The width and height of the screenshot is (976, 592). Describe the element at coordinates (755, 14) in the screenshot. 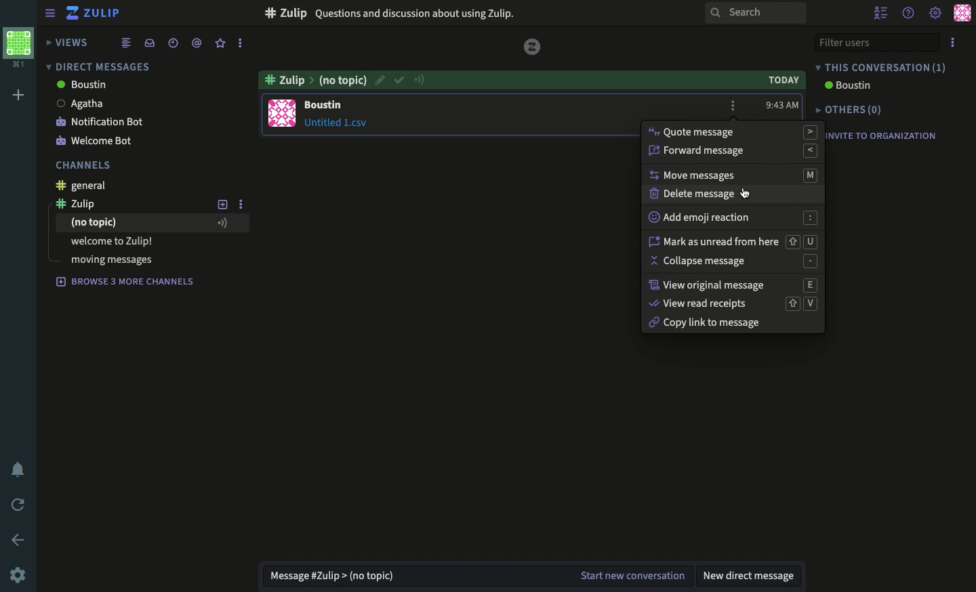

I see `search` at that location.